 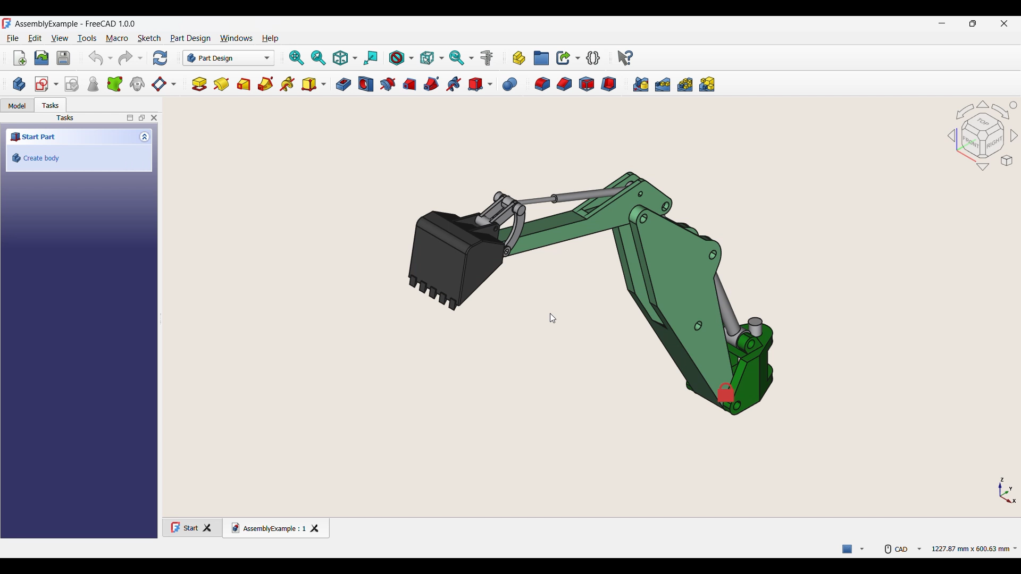 I want to click on Canvas dimension options, so click(x=974, y=548).